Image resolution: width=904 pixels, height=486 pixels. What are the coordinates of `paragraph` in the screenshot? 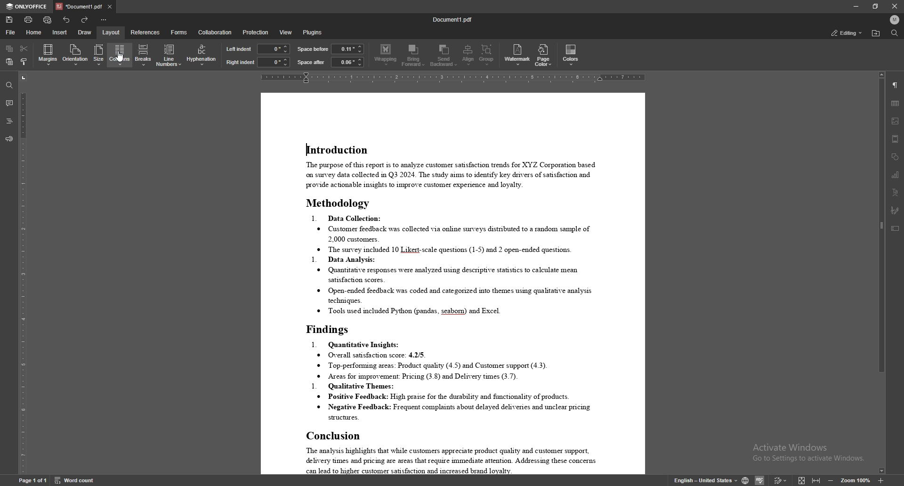 It's located at (896, 85).